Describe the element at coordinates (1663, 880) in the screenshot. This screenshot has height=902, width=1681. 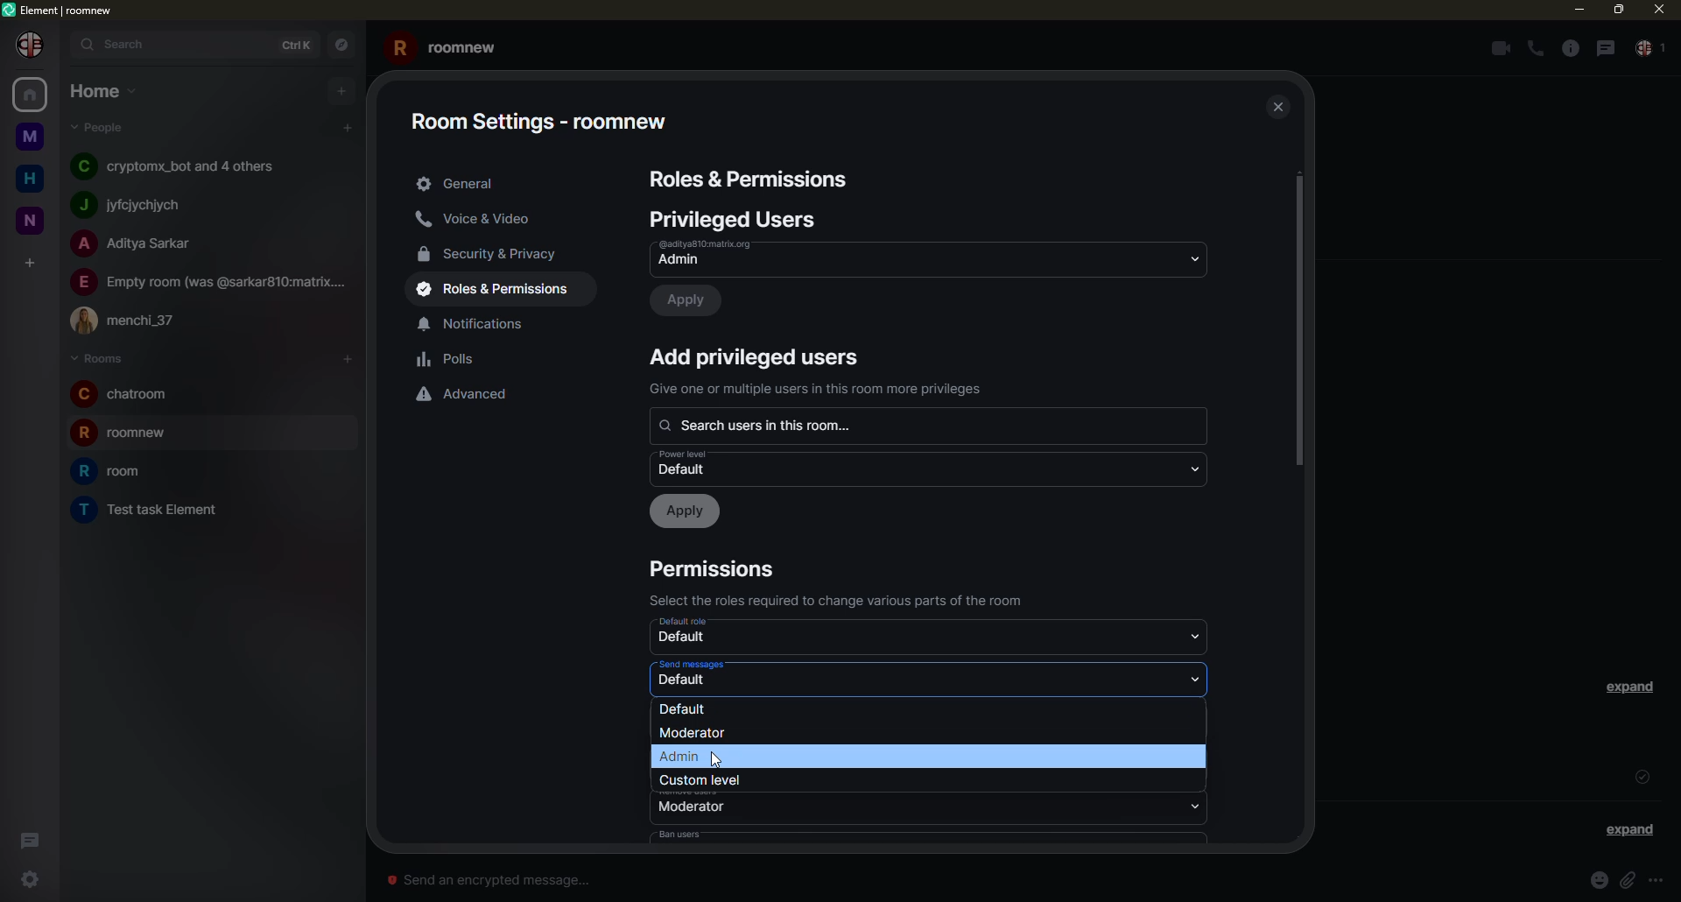
I see `info` at that location.